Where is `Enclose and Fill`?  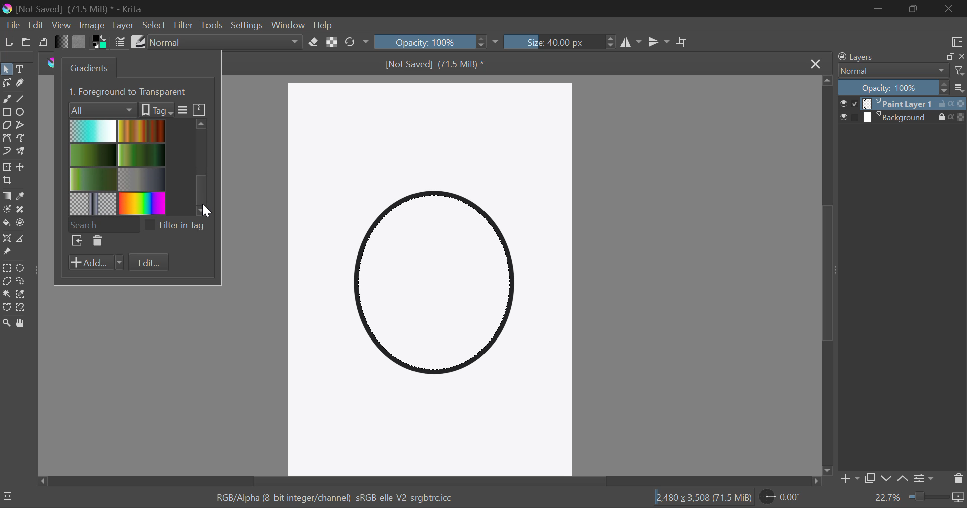 Enclose and Fill is located at coordinates (24, 223).